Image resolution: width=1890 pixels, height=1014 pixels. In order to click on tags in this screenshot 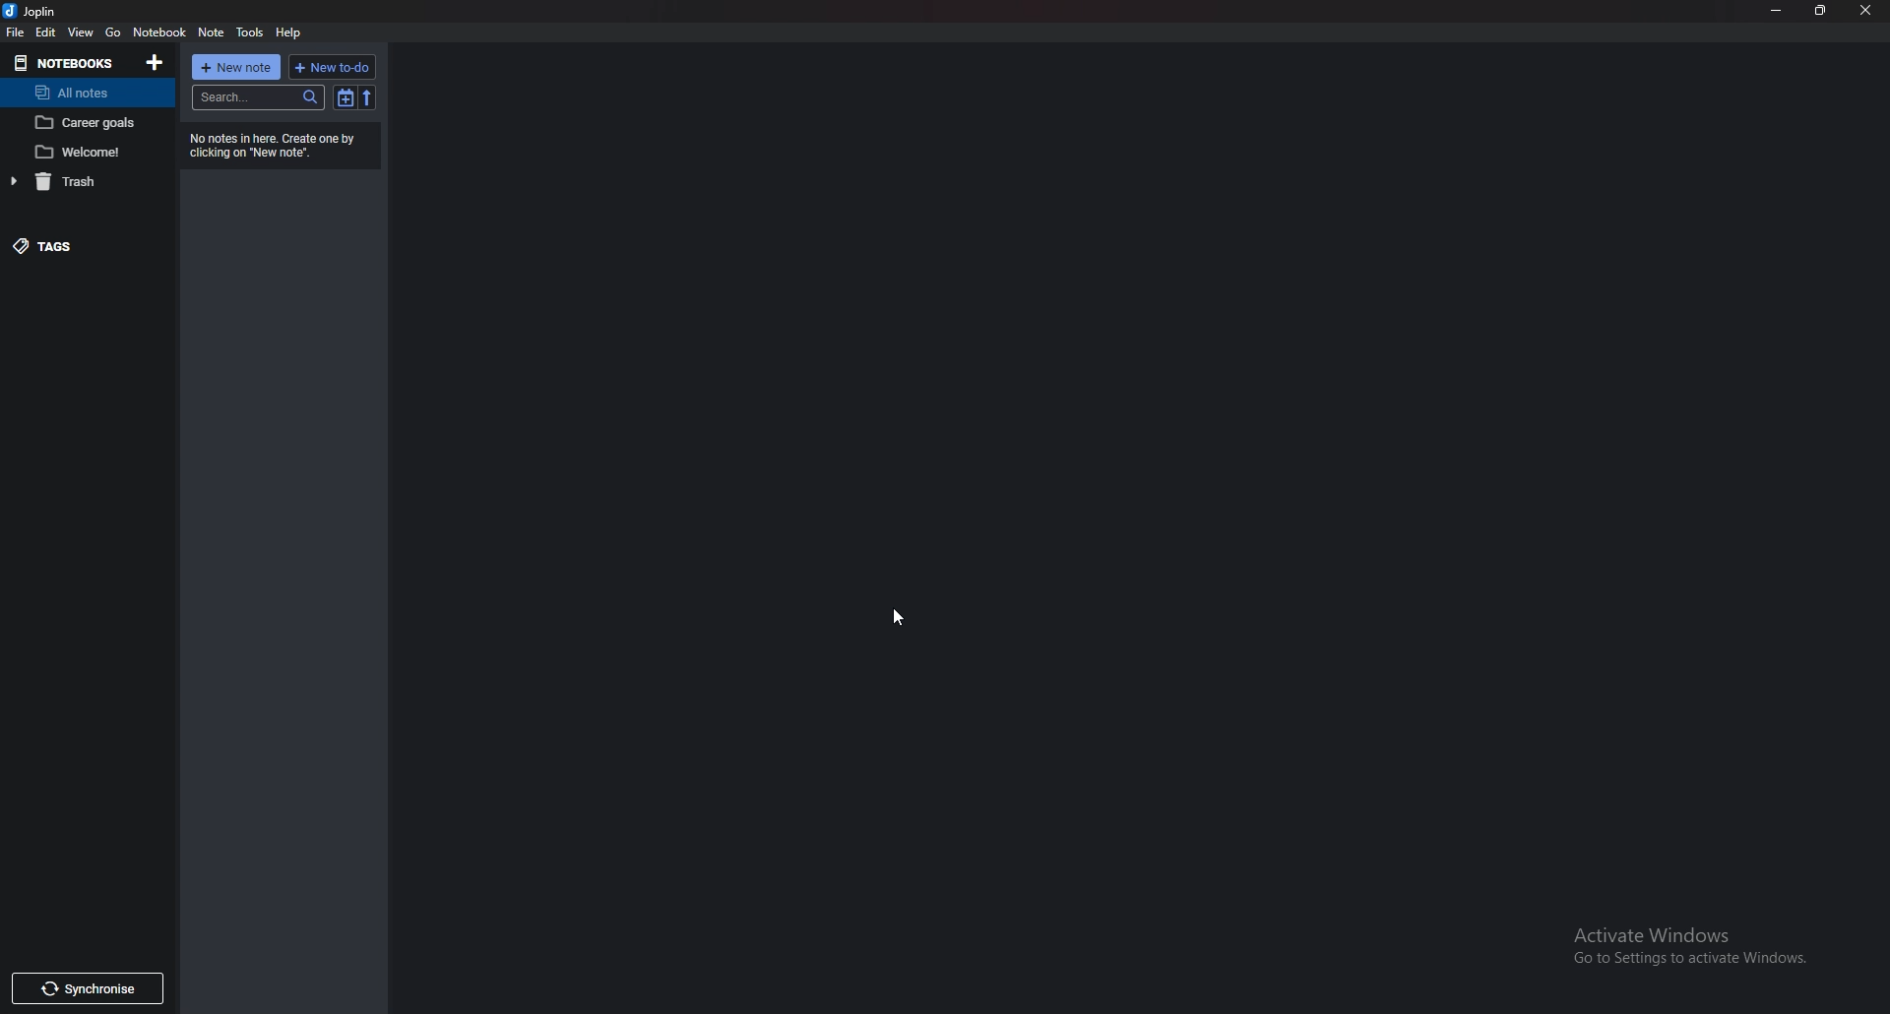, I will do `click(63, 248)`.